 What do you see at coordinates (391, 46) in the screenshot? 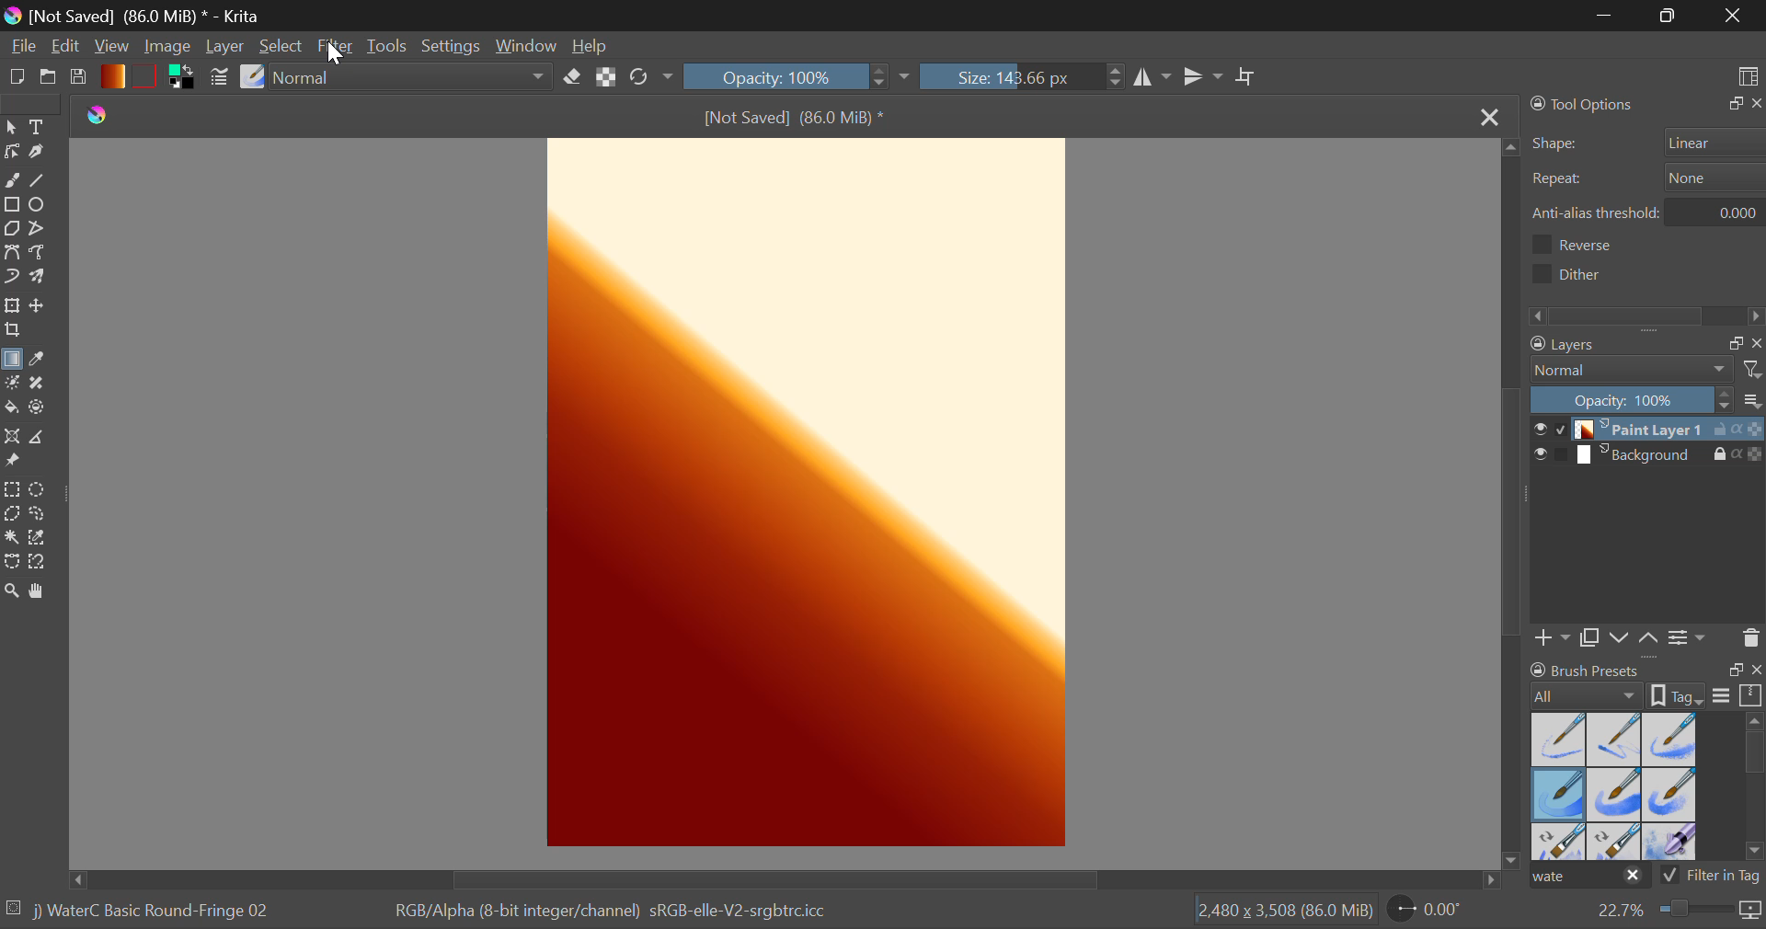
I see `Tools` at bounding box center [391, 46].